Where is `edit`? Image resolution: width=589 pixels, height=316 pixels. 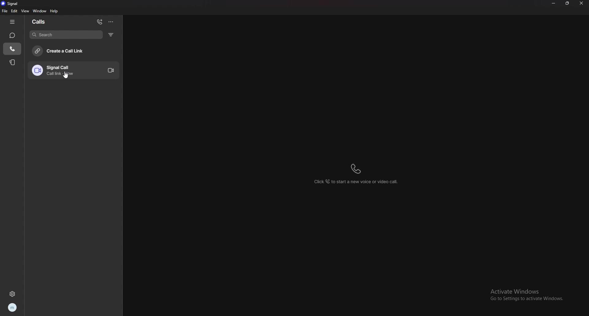 edit is located at coordinates (14, 11).